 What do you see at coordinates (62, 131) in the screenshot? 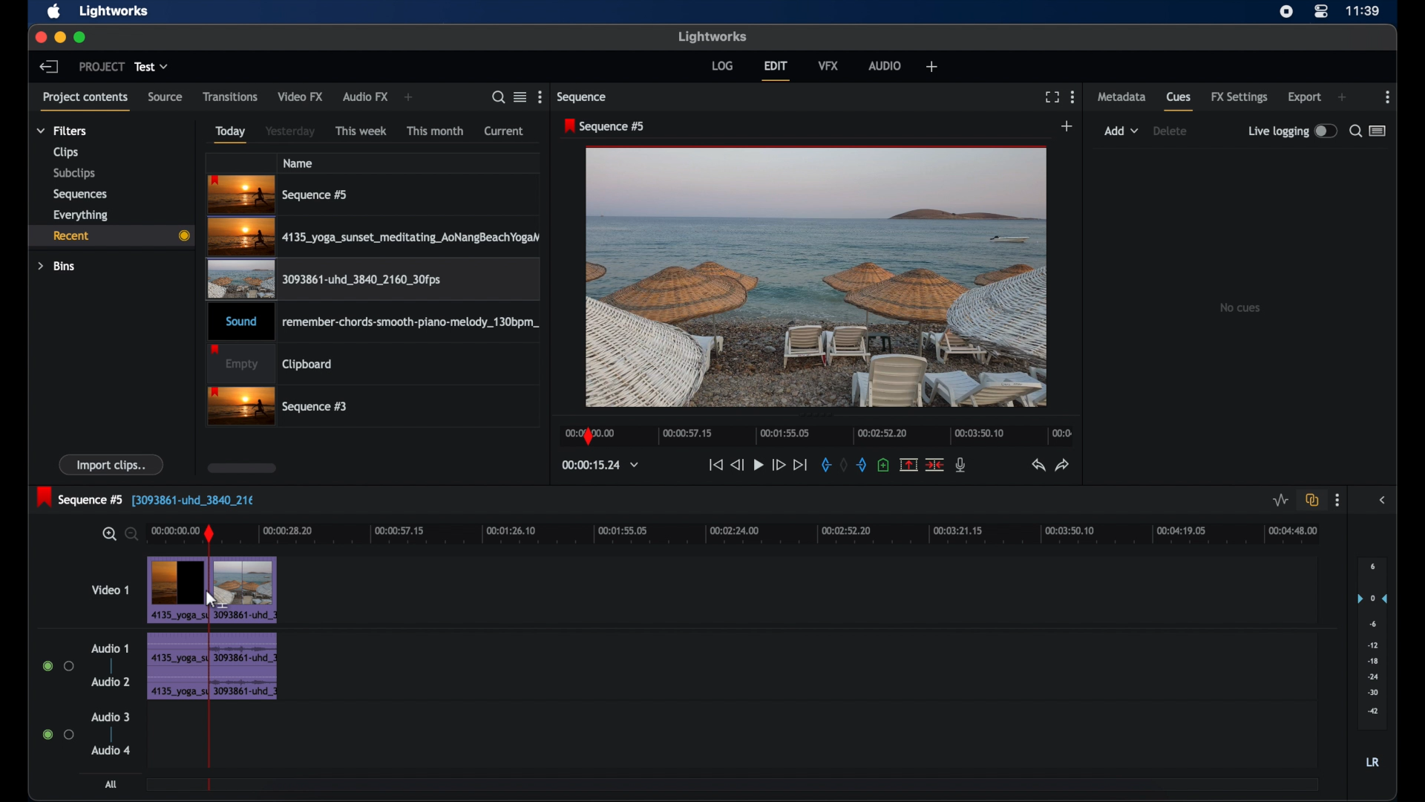
I see `filters` at bounding box center [62, 131].